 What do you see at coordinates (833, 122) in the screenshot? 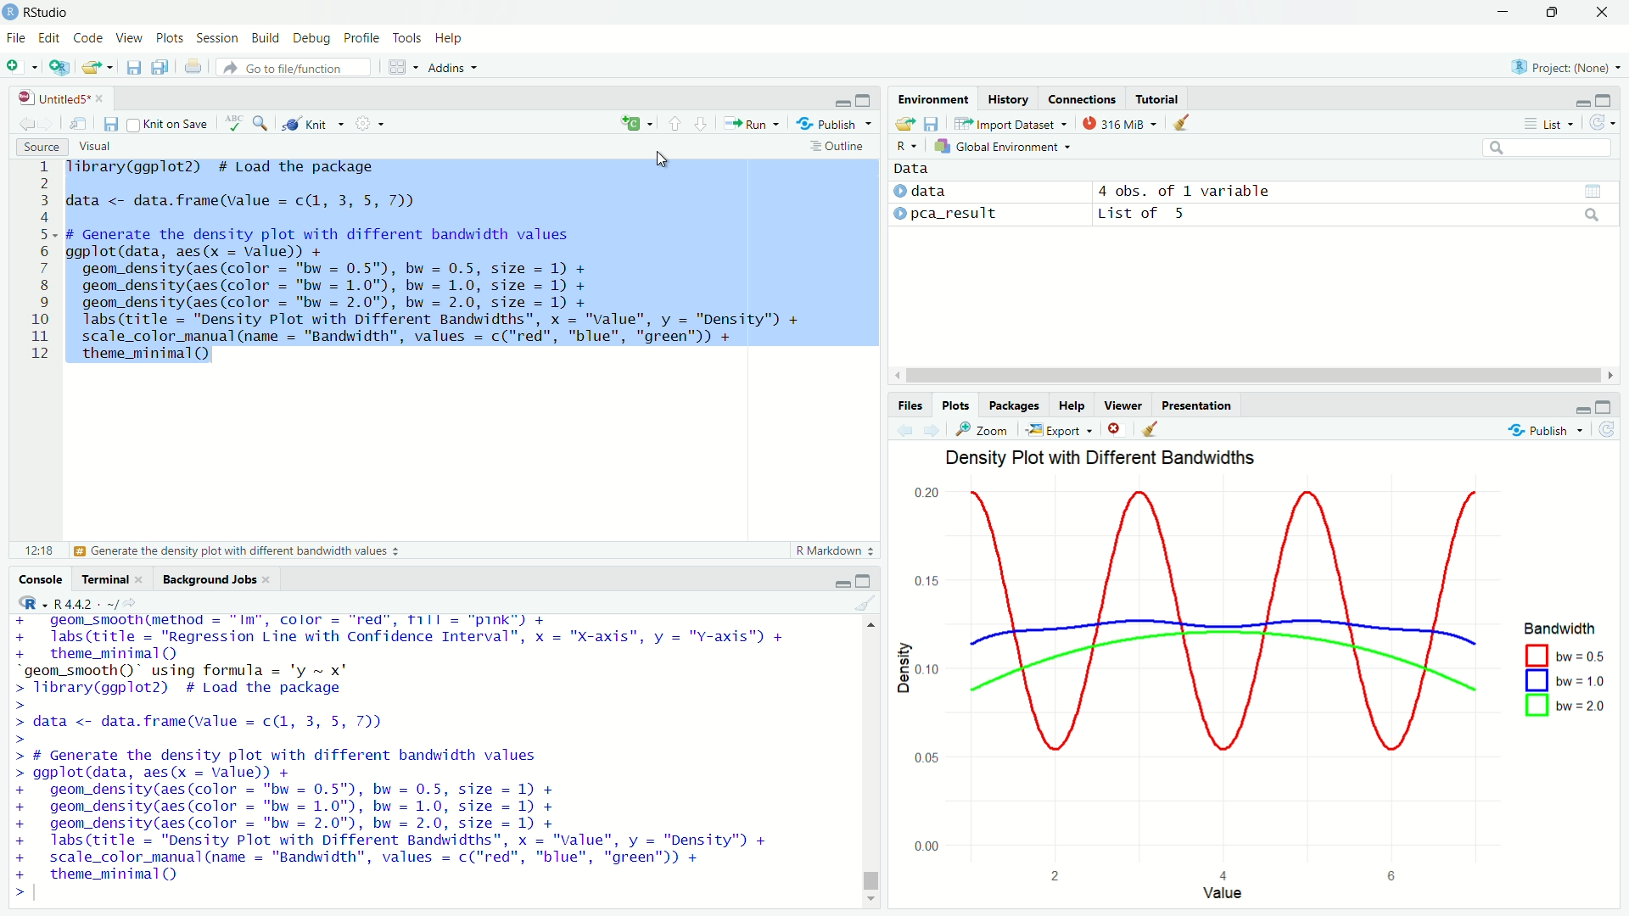
I see `Publish` at bounding box center [833, 122].